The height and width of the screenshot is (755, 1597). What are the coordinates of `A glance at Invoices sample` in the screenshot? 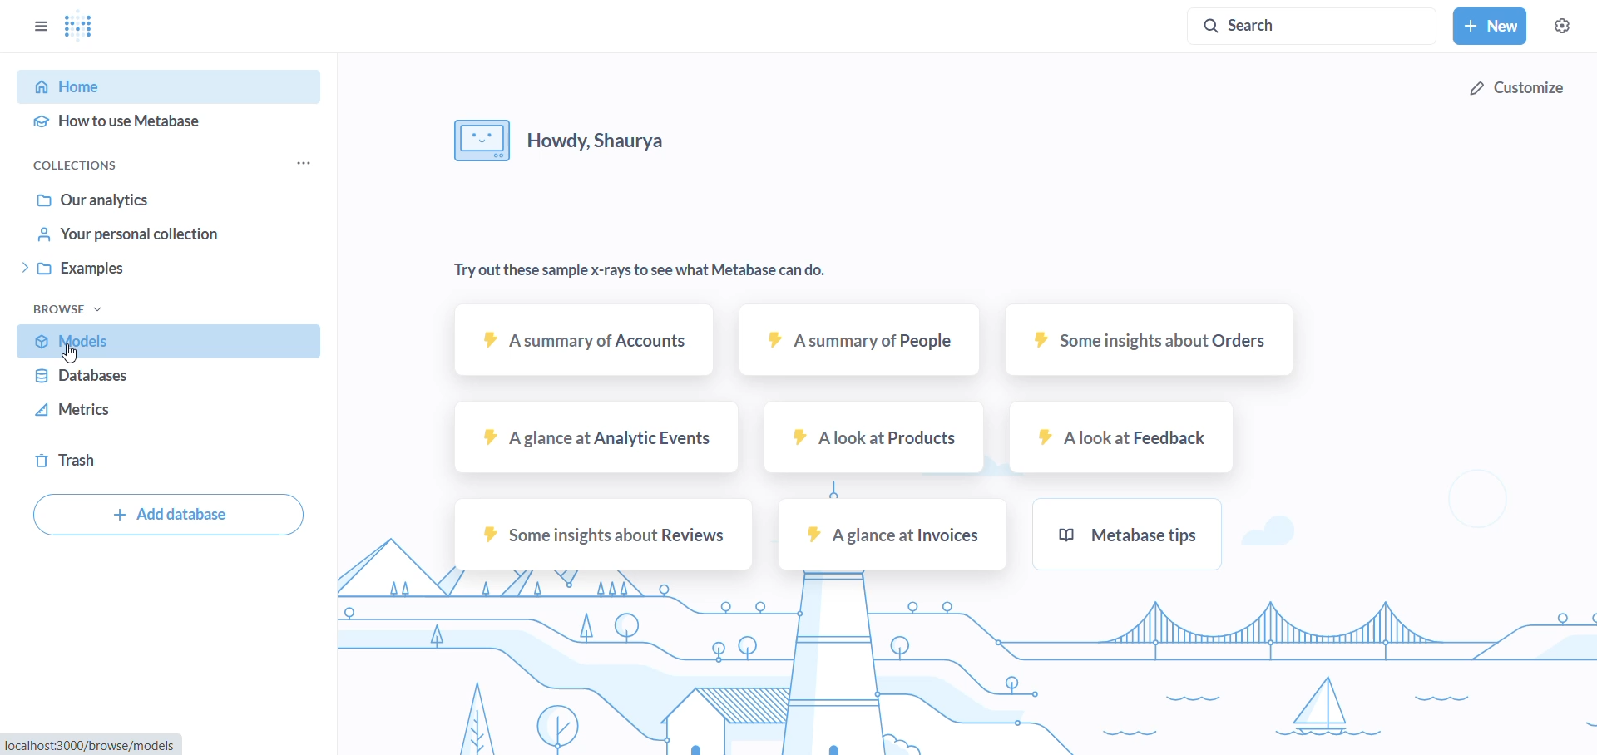 It's located at (892, 534).